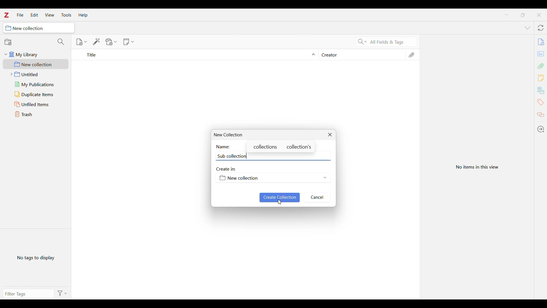 The image size is (547, 308). What do you see at coordinates (61, 42) in the screenshot?
I see `Filter collections` at bounding box center [61, 42].